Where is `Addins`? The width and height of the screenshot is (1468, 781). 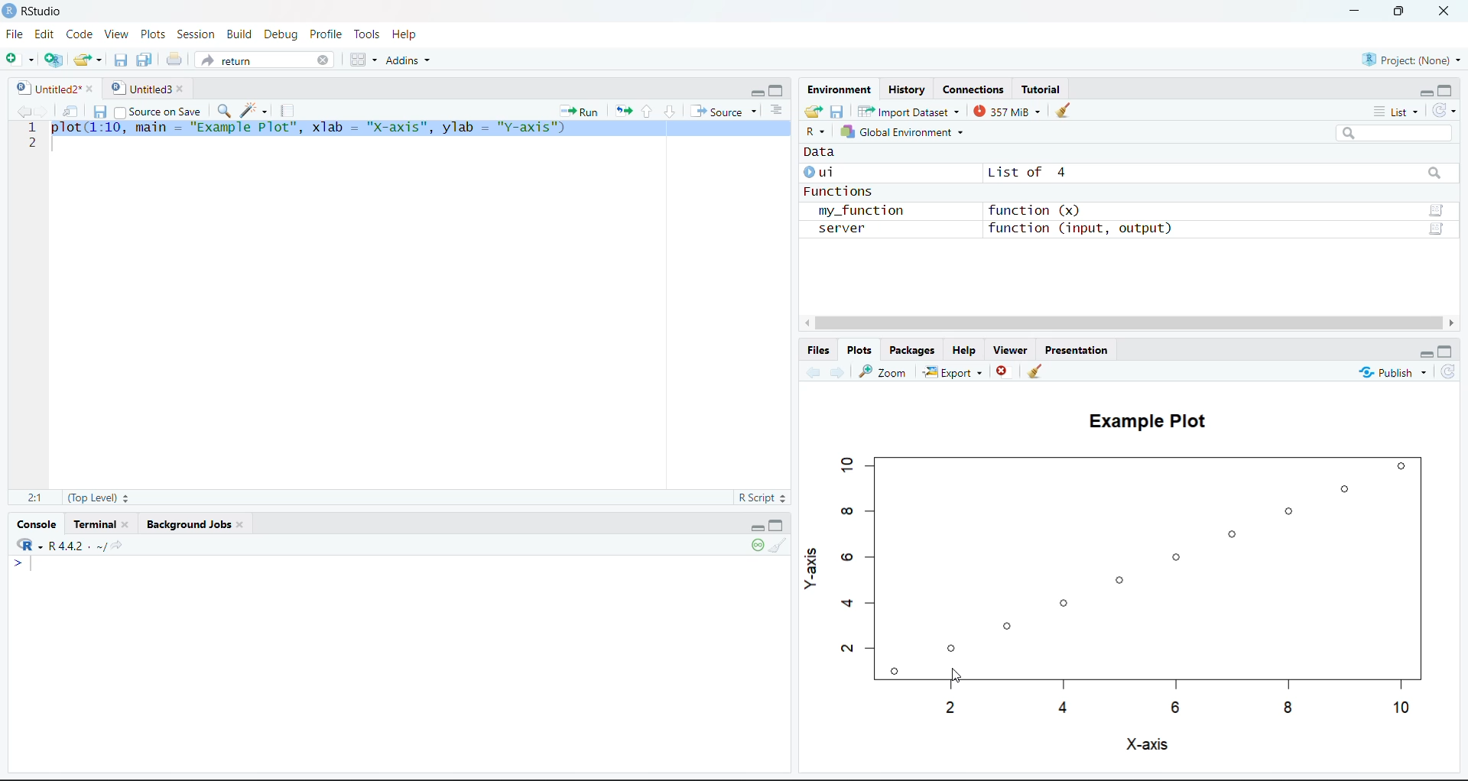 Addins is located at coordinates (408, 59).